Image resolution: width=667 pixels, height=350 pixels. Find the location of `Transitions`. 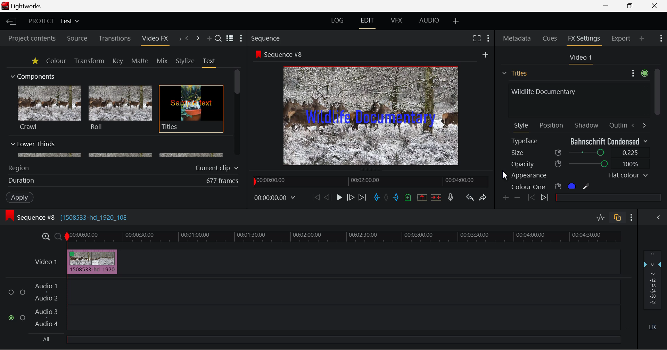

Transitions is located at coordinates (115, 38).